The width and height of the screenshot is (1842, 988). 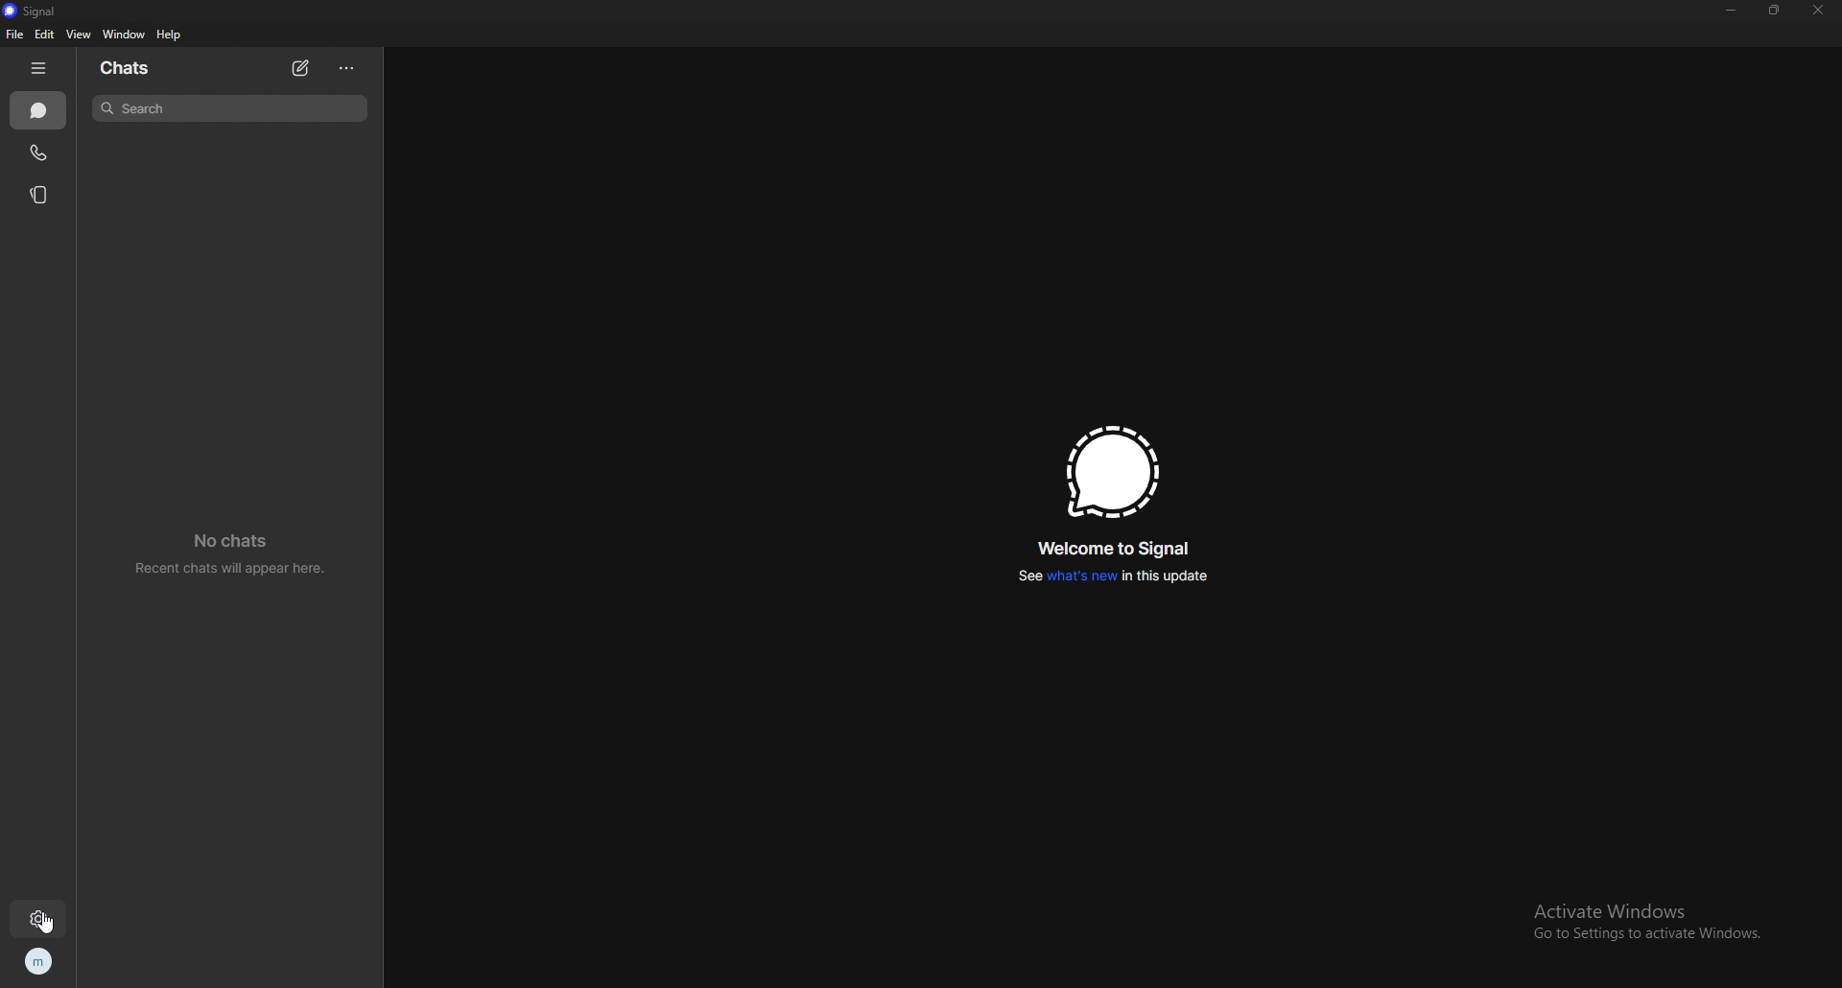 I want to click on chats, so click(x=127, y=68).